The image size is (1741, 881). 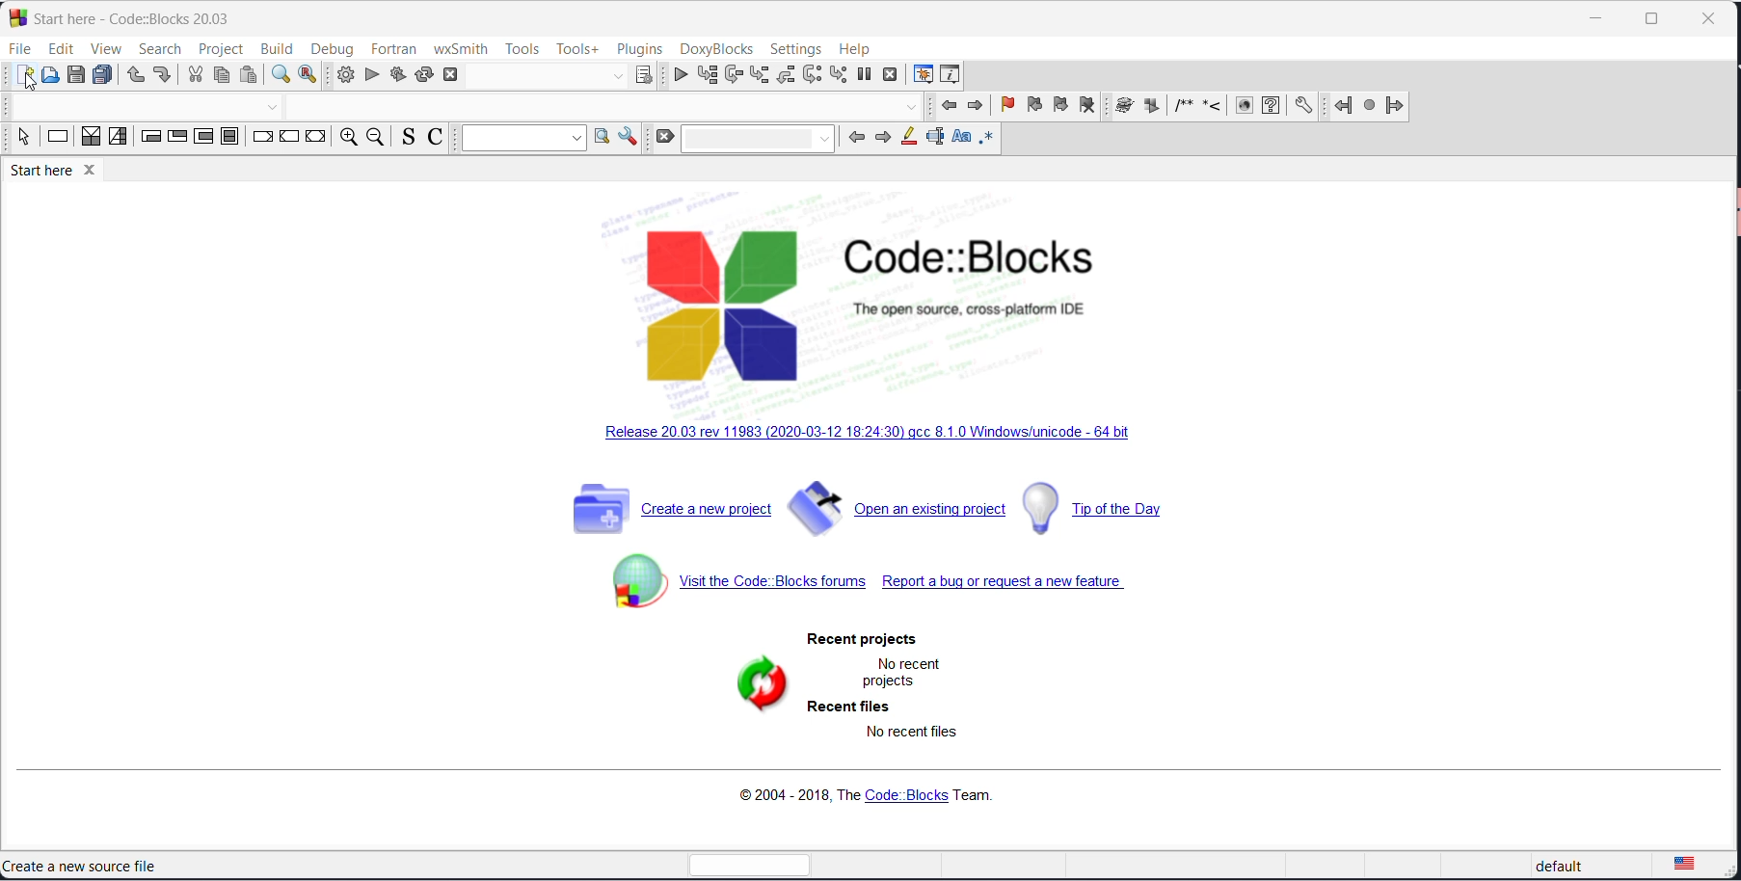 What do you see at coordinates (1340, 108) in the screenshot?
I see `jump back` at bounding box center [1340, 108].